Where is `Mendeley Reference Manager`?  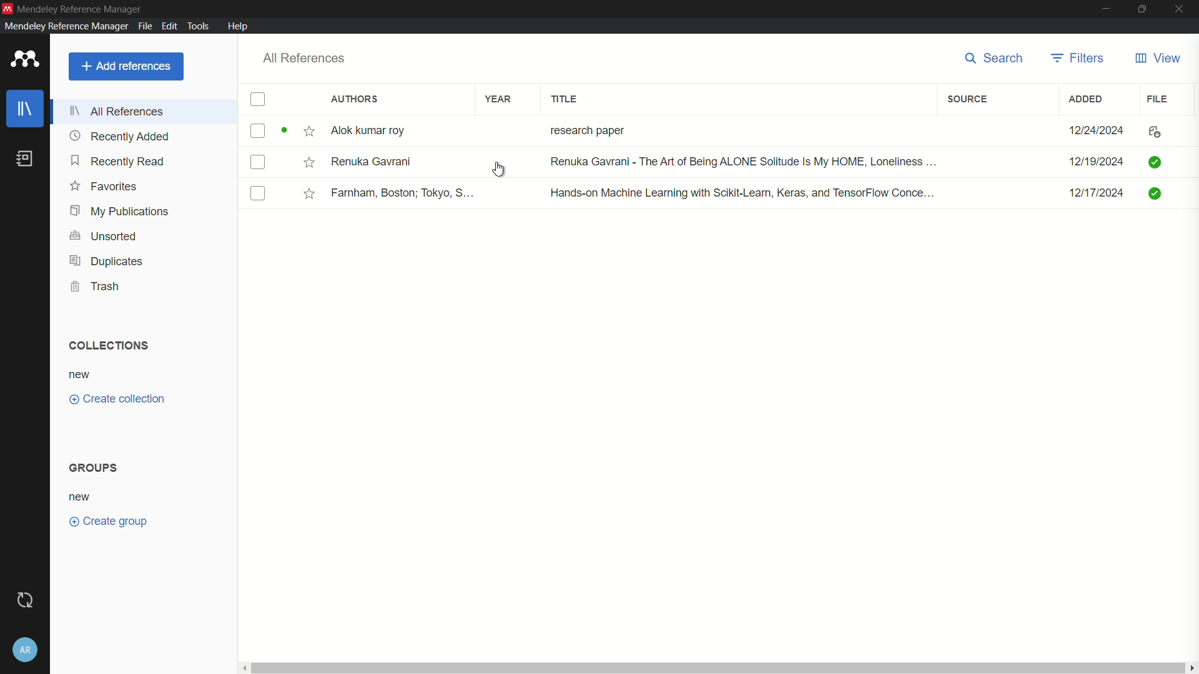 Mendeley Reference Manager is located at coordinates (84, 10).